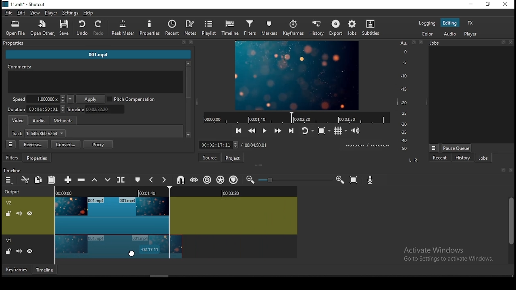 This screenshot has height=290, width=516. I want to click on file, so click(8, 12).